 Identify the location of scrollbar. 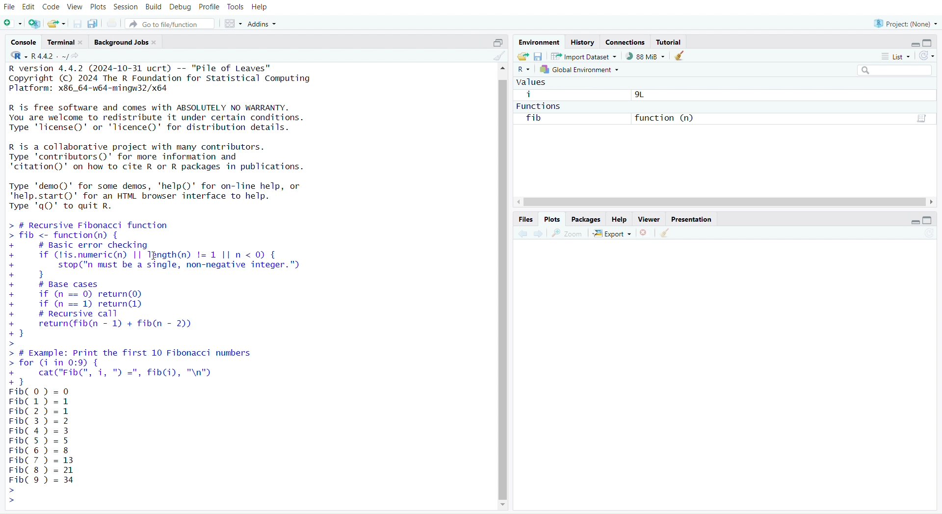
(503, 286).